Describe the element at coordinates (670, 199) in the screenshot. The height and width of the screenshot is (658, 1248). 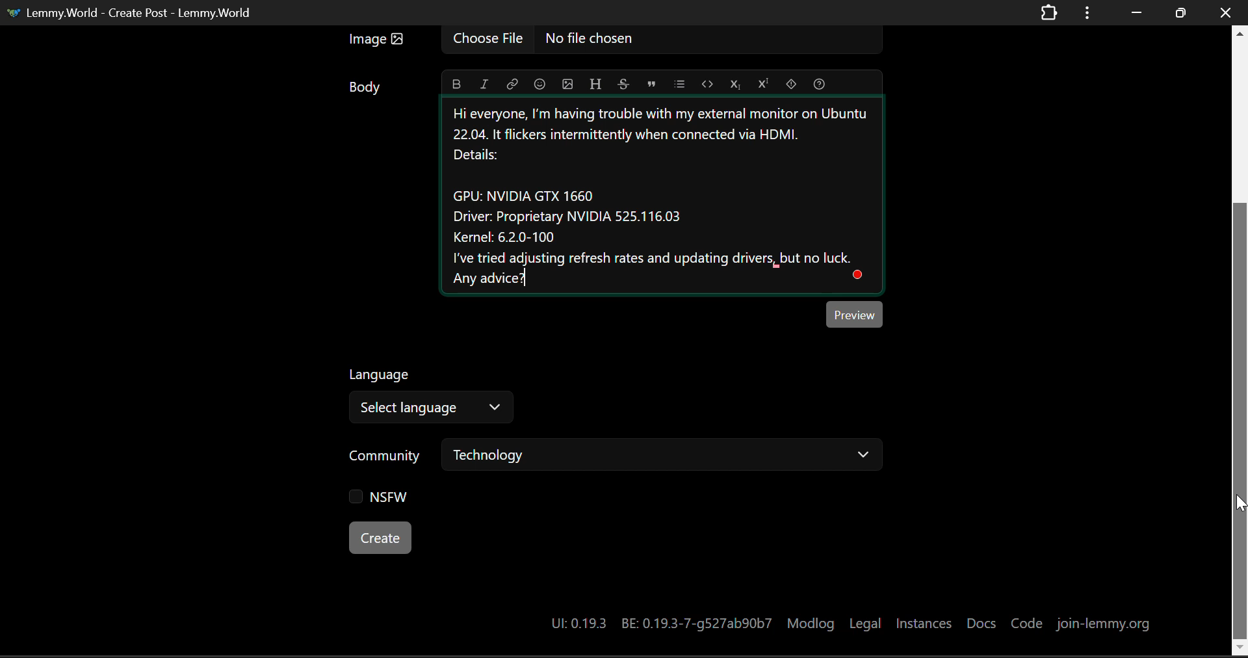
I see `External Monitor Help Needed Text` at that location.